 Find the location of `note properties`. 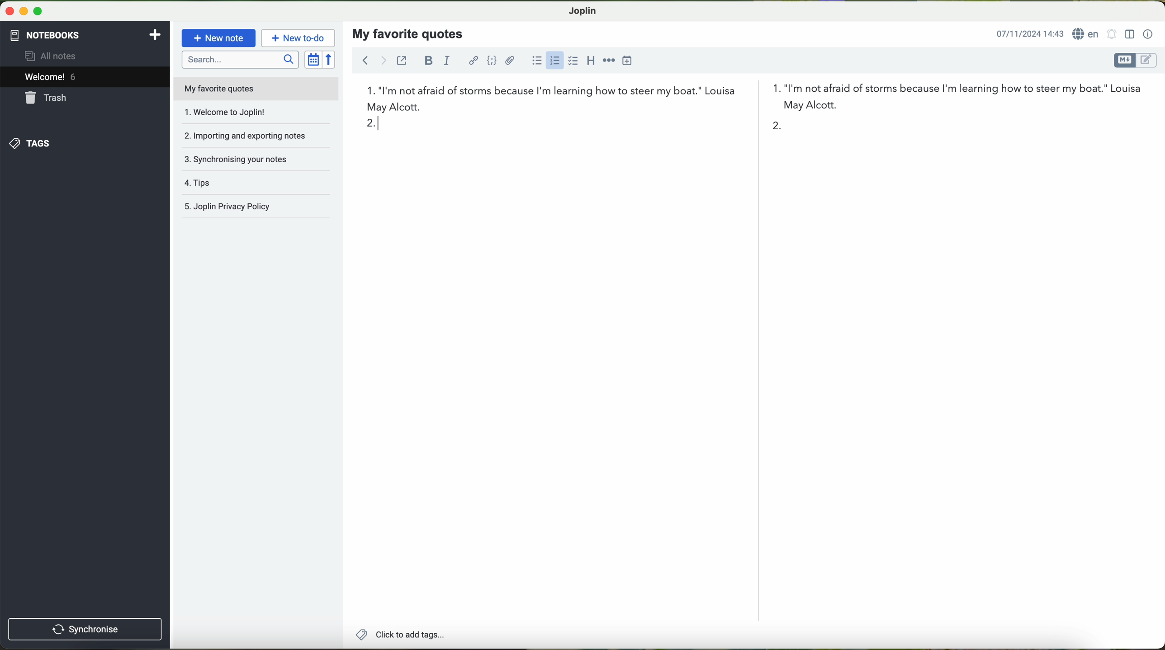

note properties is located at coordinates (1149, 34).